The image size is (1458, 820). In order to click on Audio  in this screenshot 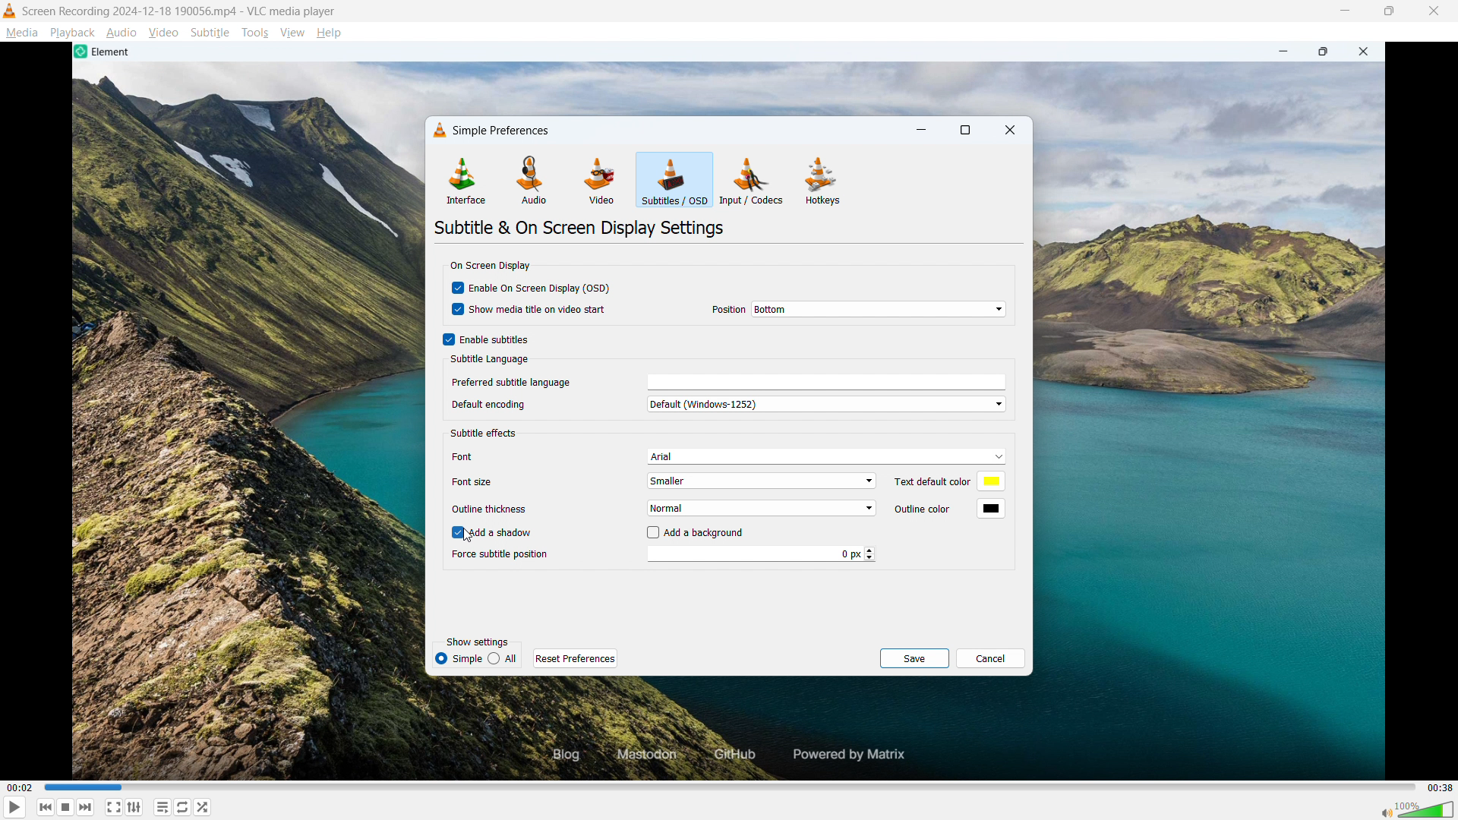, I will do `click(121, 33)`.